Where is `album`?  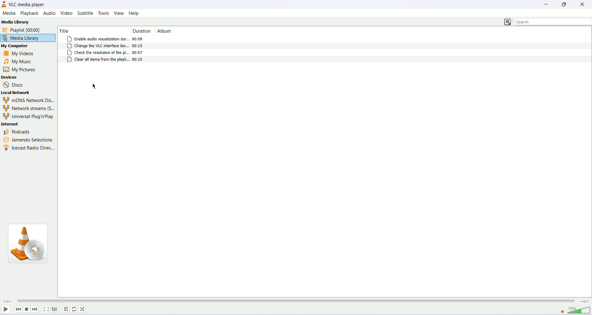
album is located at coordinates (166, 31).